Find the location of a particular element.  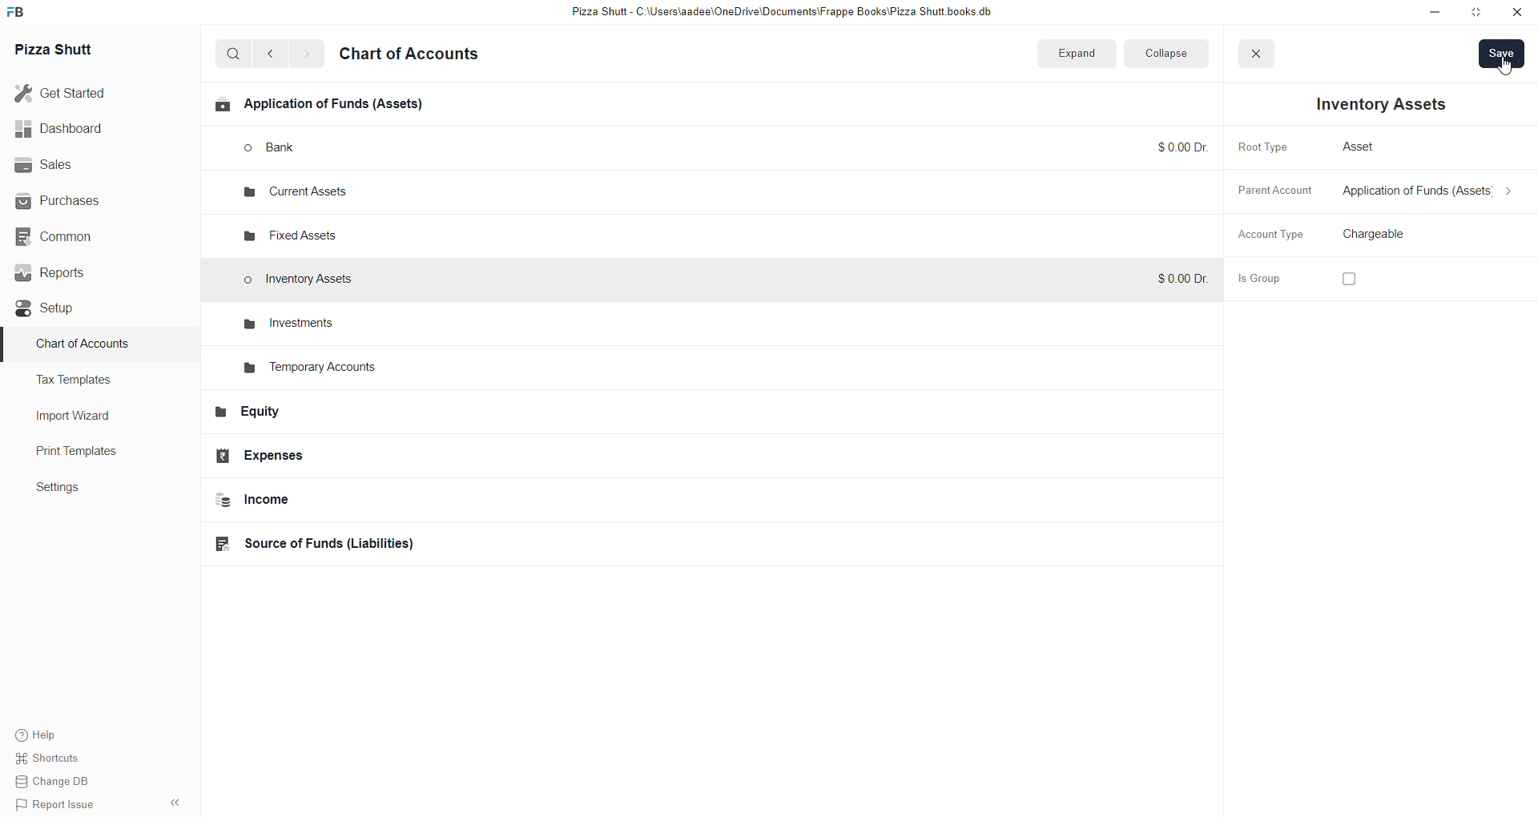

Root Type  is located at coordinates (1266, 148).